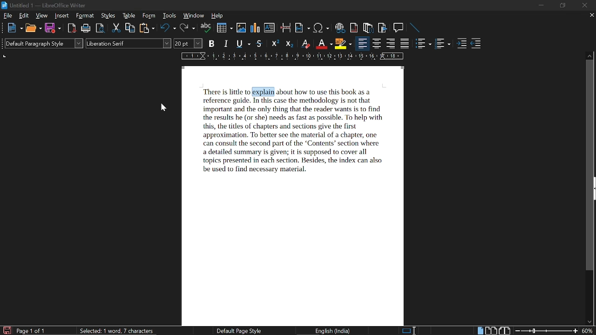  Describe the element at coordinates (269, 28) in the screenshot. I see `insert text` at that location.